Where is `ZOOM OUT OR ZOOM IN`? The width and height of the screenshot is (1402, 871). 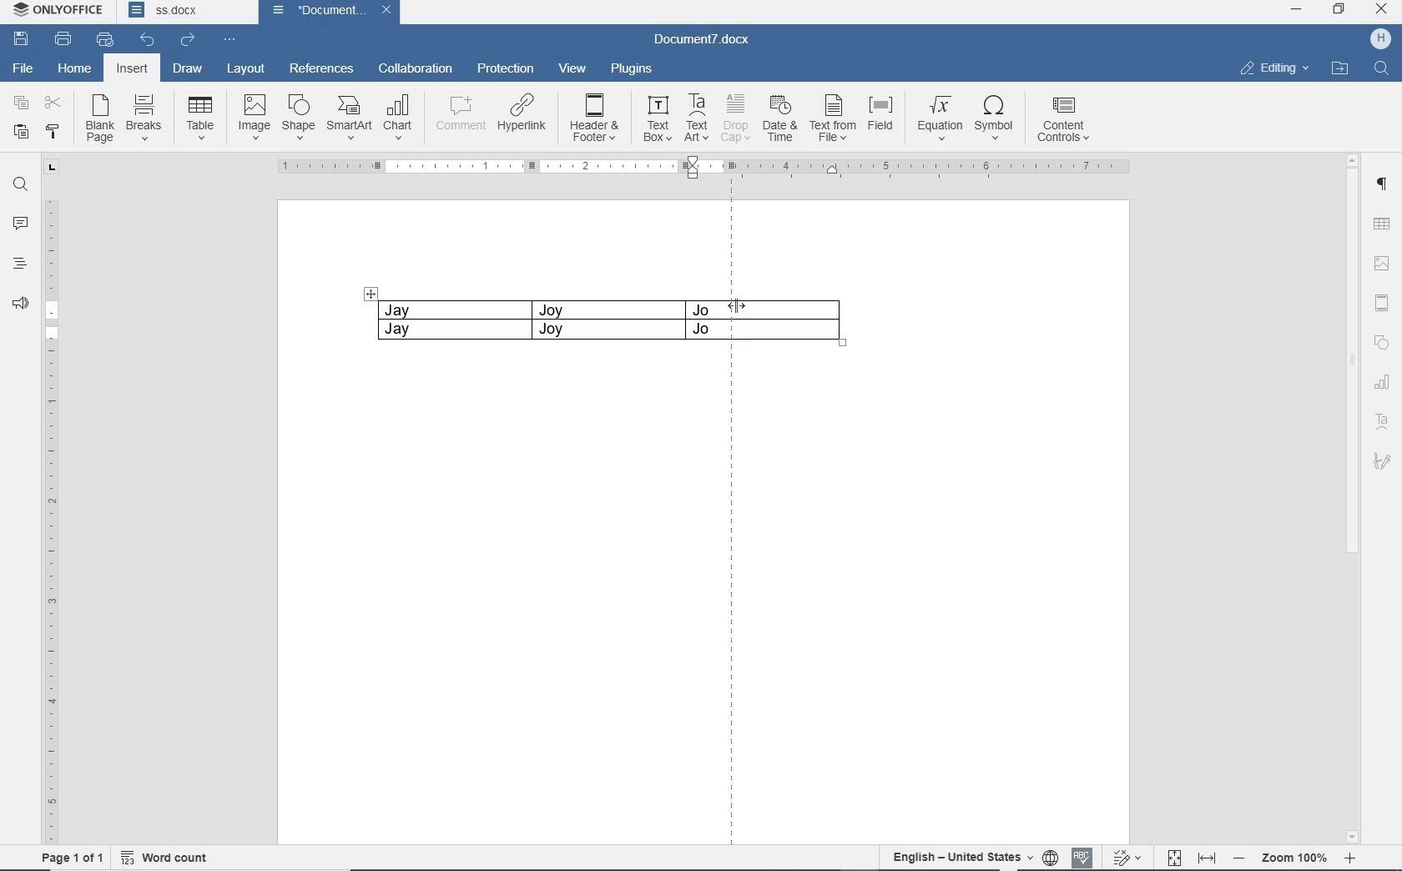
ZOOM OUT OR ZOOM IN is located at coordinates (1297, 858).